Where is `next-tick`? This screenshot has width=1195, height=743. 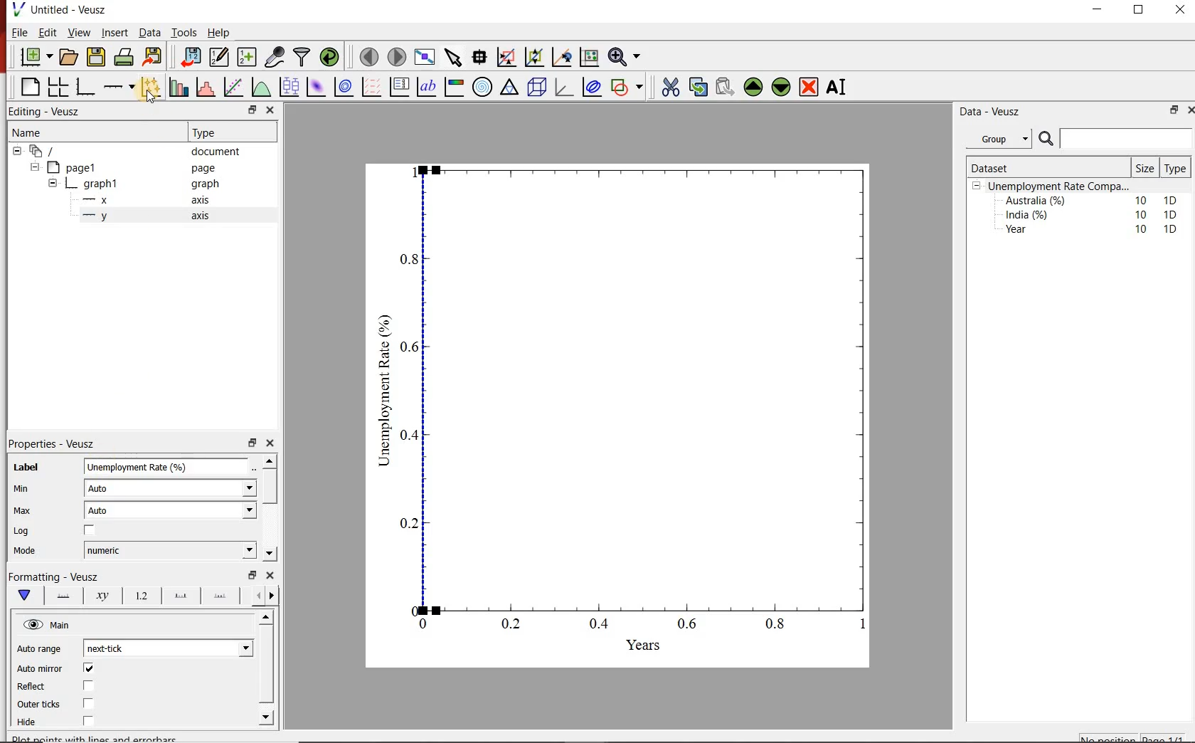
next-tick is located at coordinates (169, 646).